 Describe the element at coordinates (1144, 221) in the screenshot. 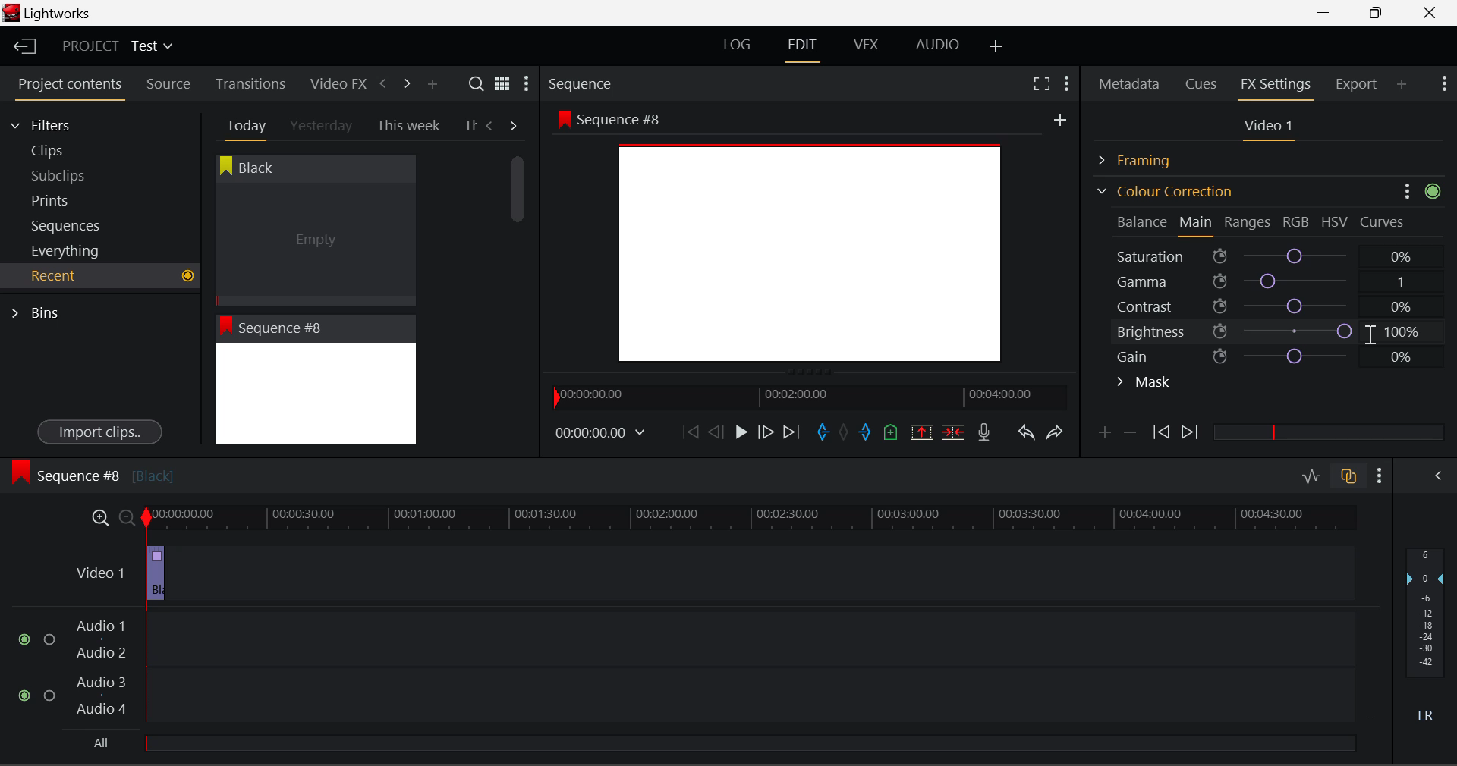

I see `Balance Section` at that location.